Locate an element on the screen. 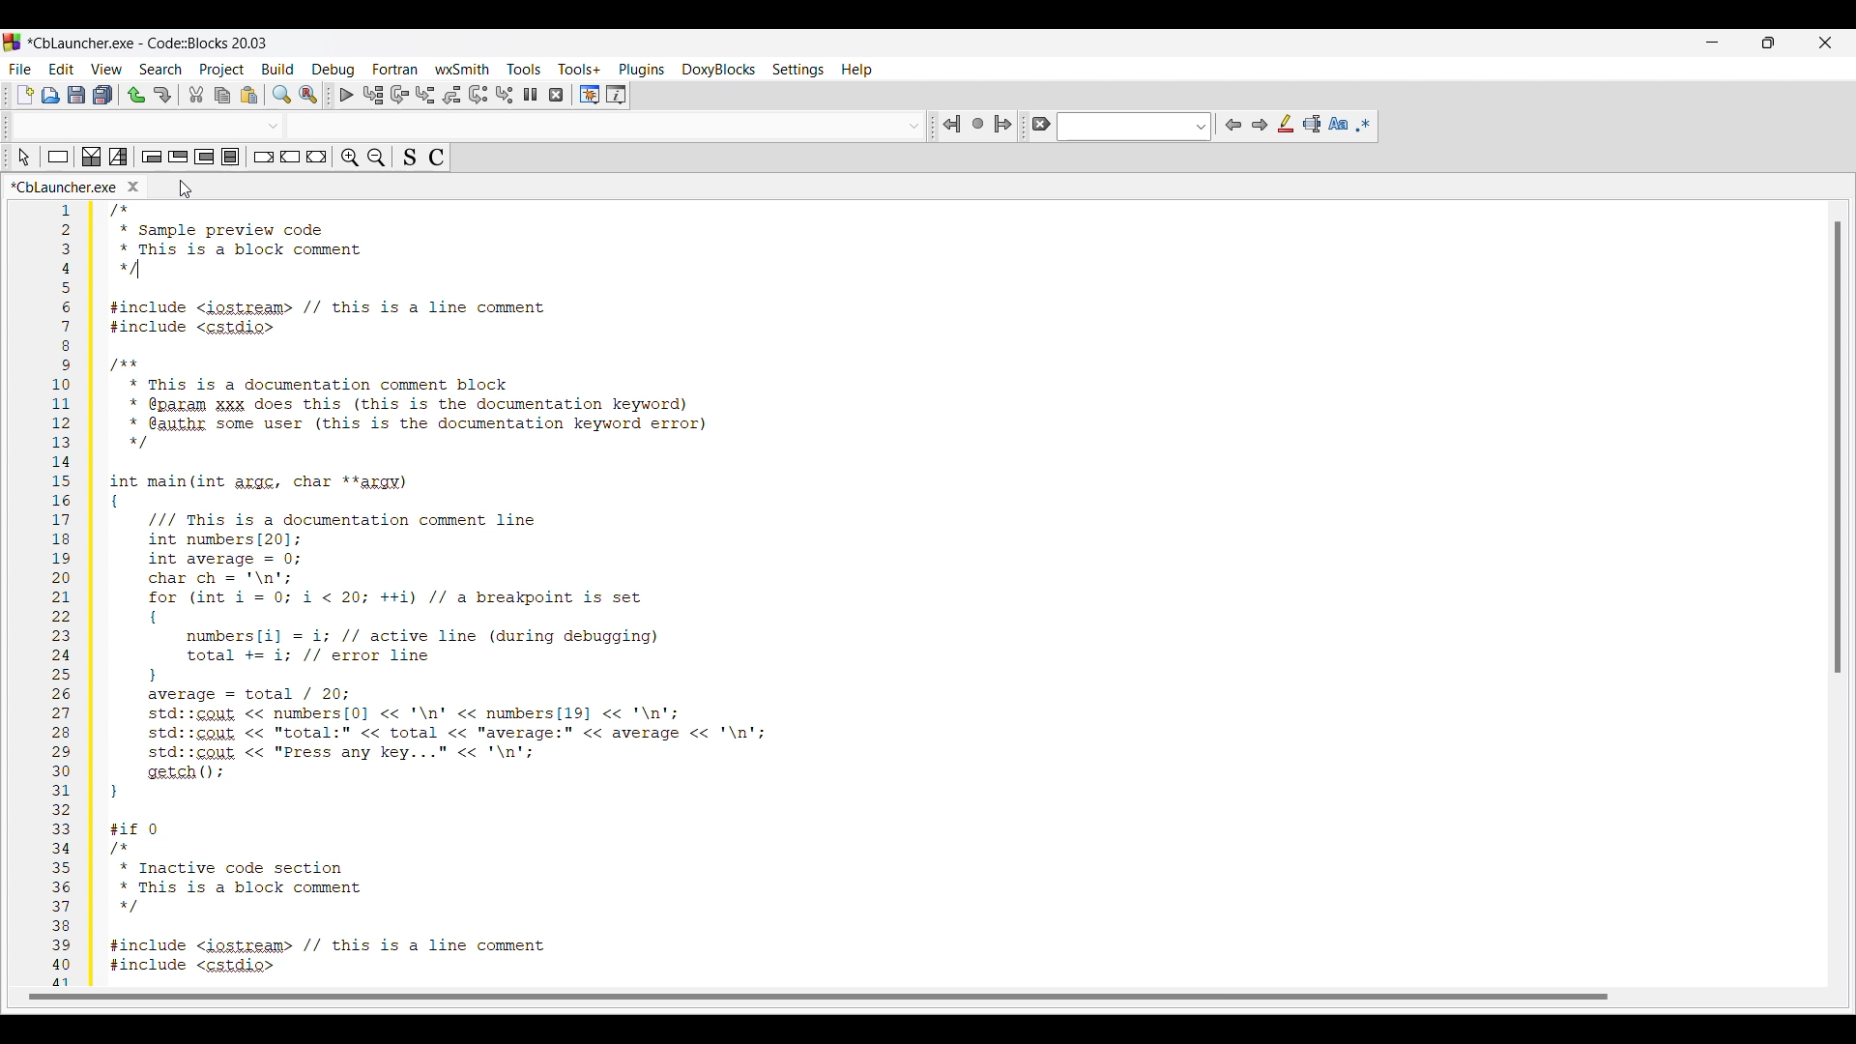 This screenshot has height=1044, width=1856. Search menu is located at coordinates (160, 69).